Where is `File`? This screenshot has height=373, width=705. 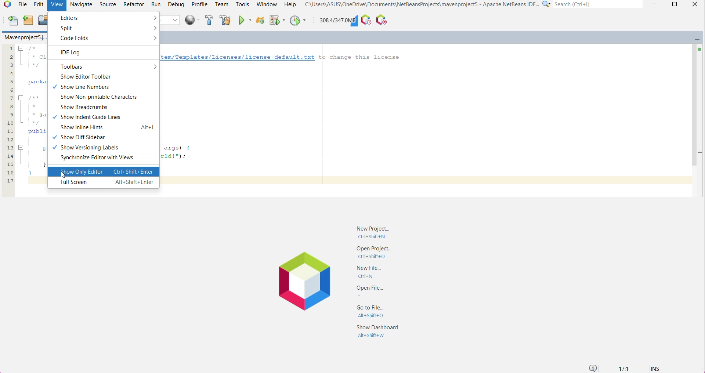
File is located at coordinates (22, 4).